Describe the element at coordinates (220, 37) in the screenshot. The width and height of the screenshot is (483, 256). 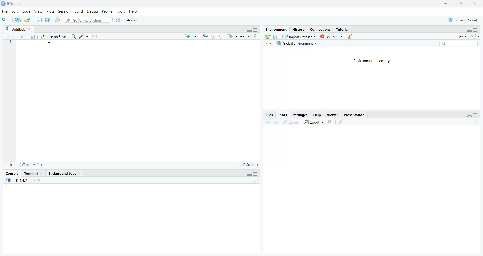
I see `go to next selection/chunk` at that location.